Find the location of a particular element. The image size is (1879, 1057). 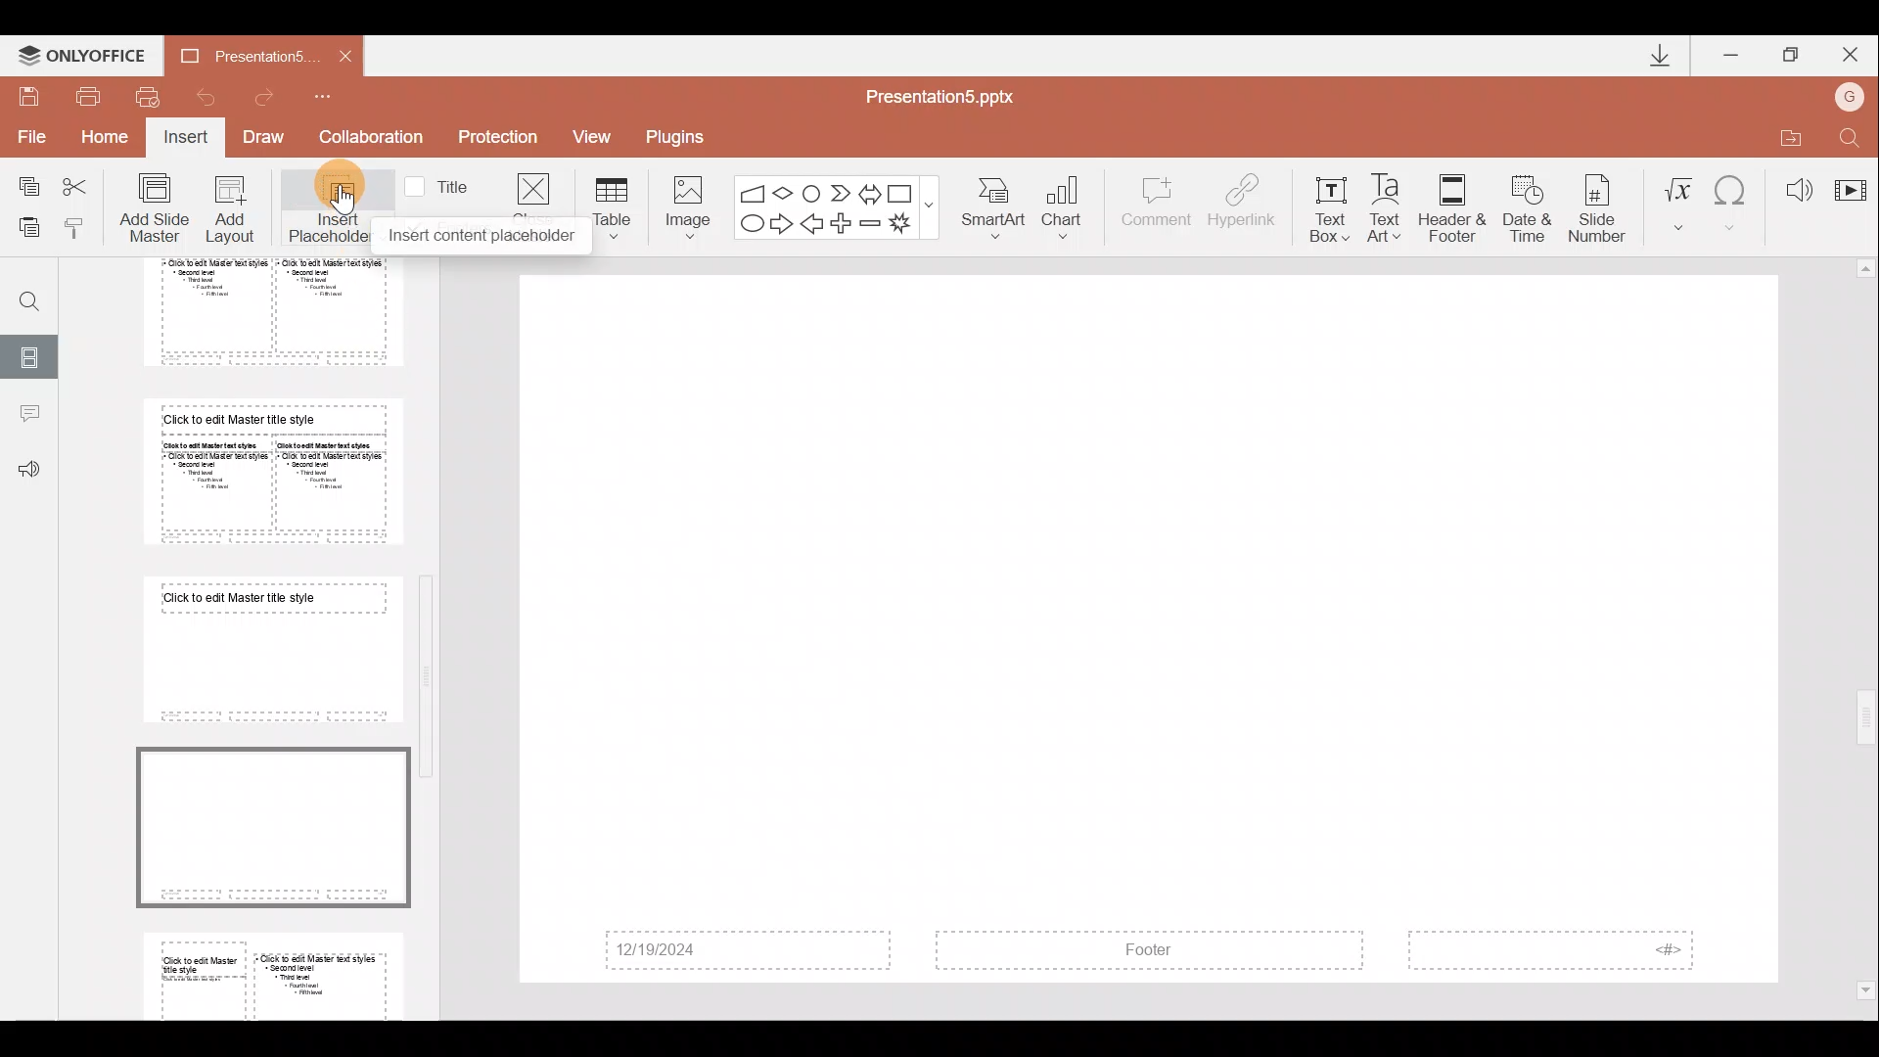

Collaboration is located at coordinates (371, 137).